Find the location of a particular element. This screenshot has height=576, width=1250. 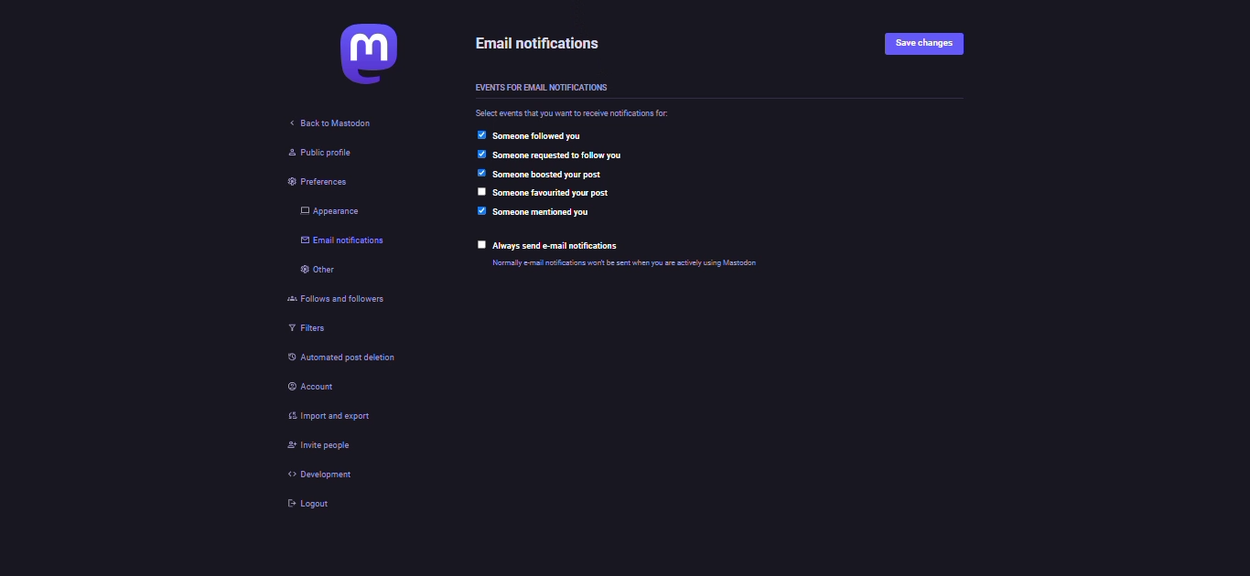

someone followed you is located at coordinates (547, 137).